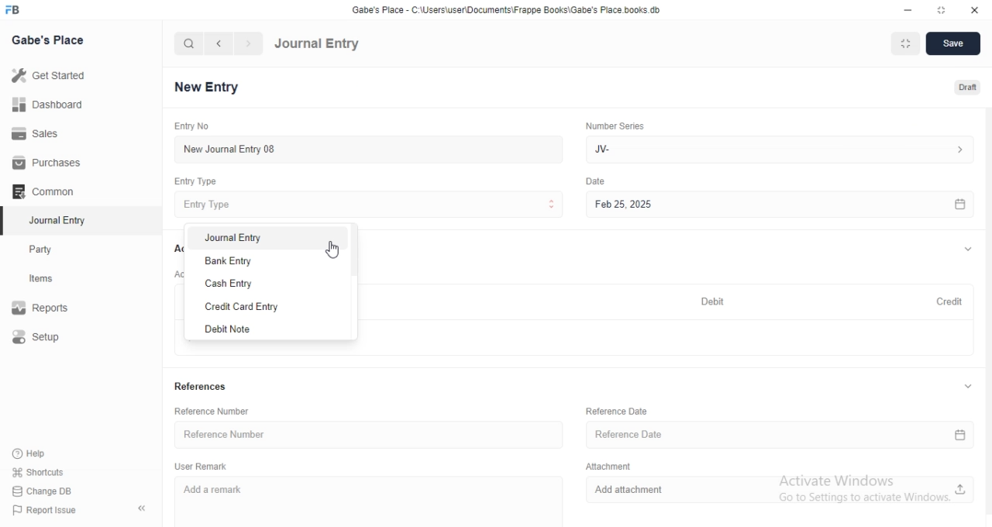 Image resolution: width=992 pixels, height=527 pixels. I want to click on Reference Number, so click(371, 433).